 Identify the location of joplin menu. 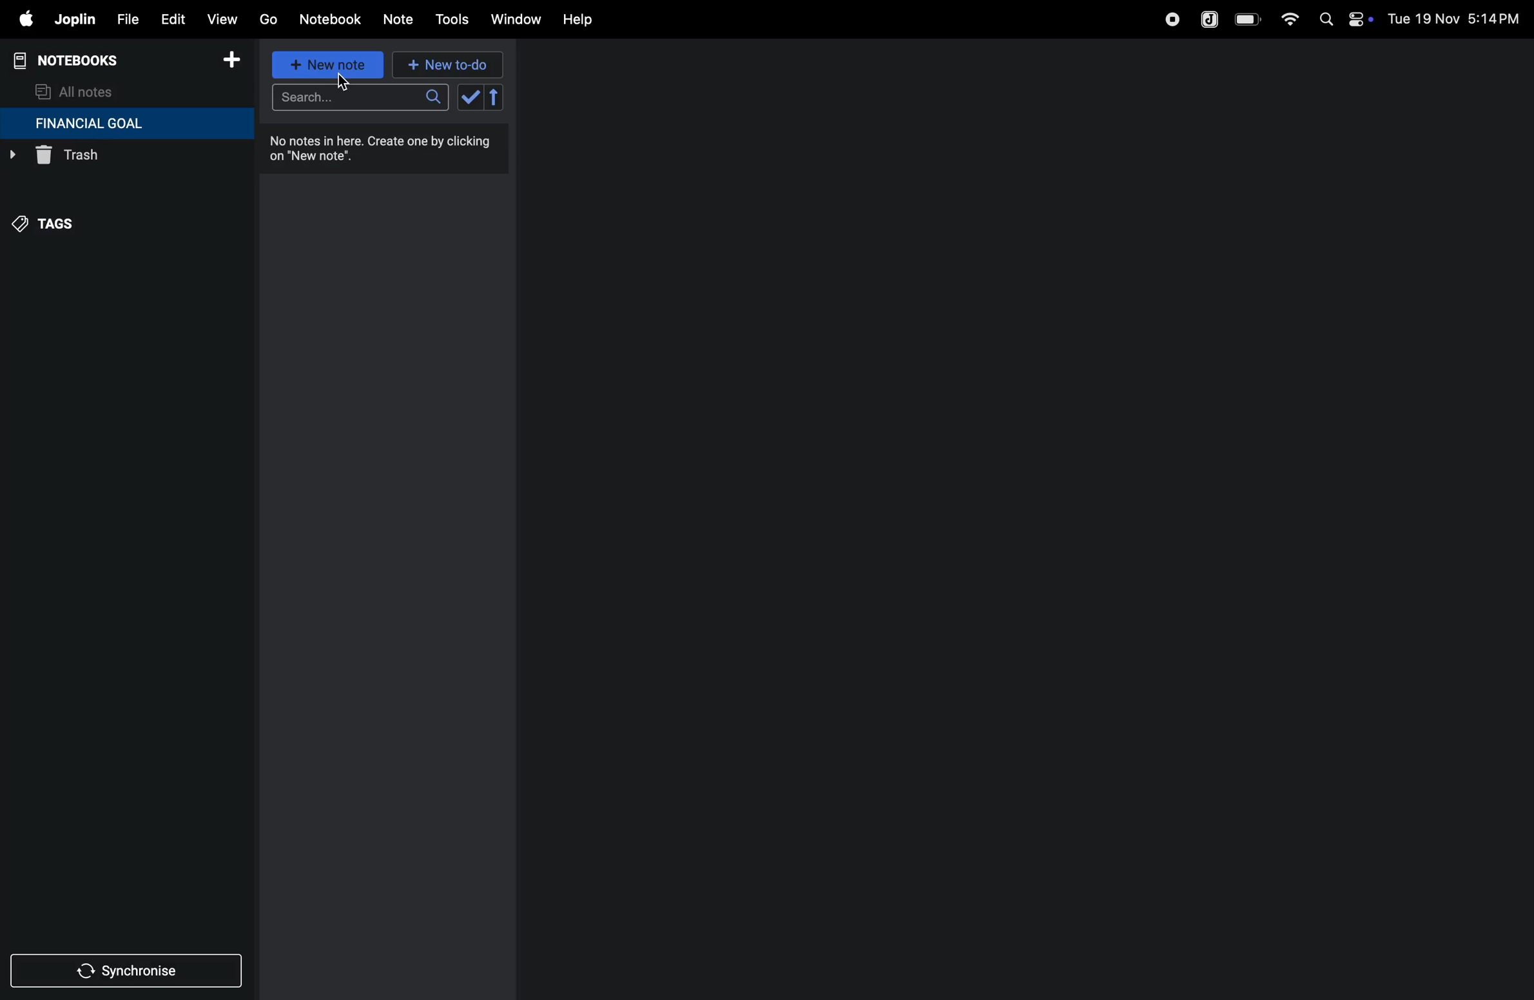
(72, 19).